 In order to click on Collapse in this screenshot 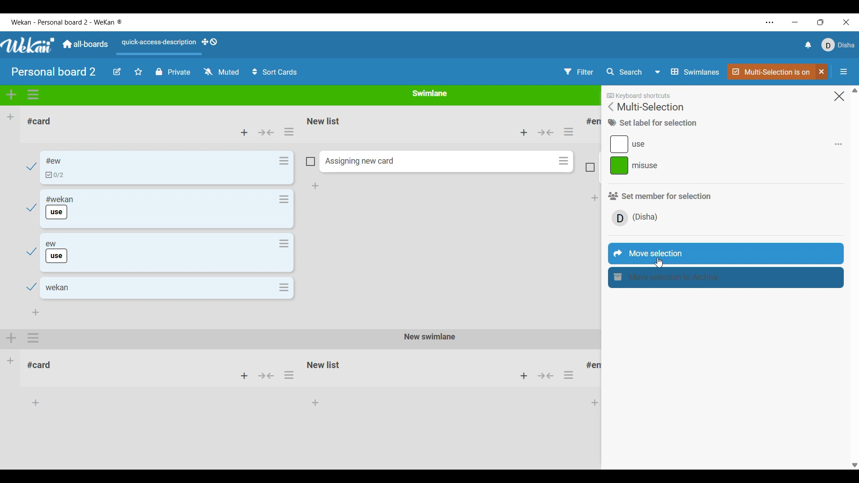, I will do `click(265, 132)`.